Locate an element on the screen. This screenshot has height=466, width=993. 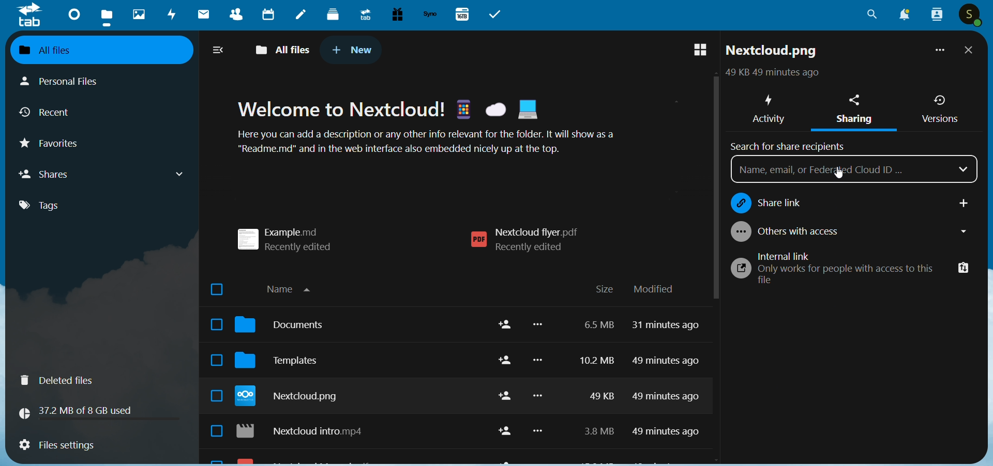
user is located at coordinates (971, 15).